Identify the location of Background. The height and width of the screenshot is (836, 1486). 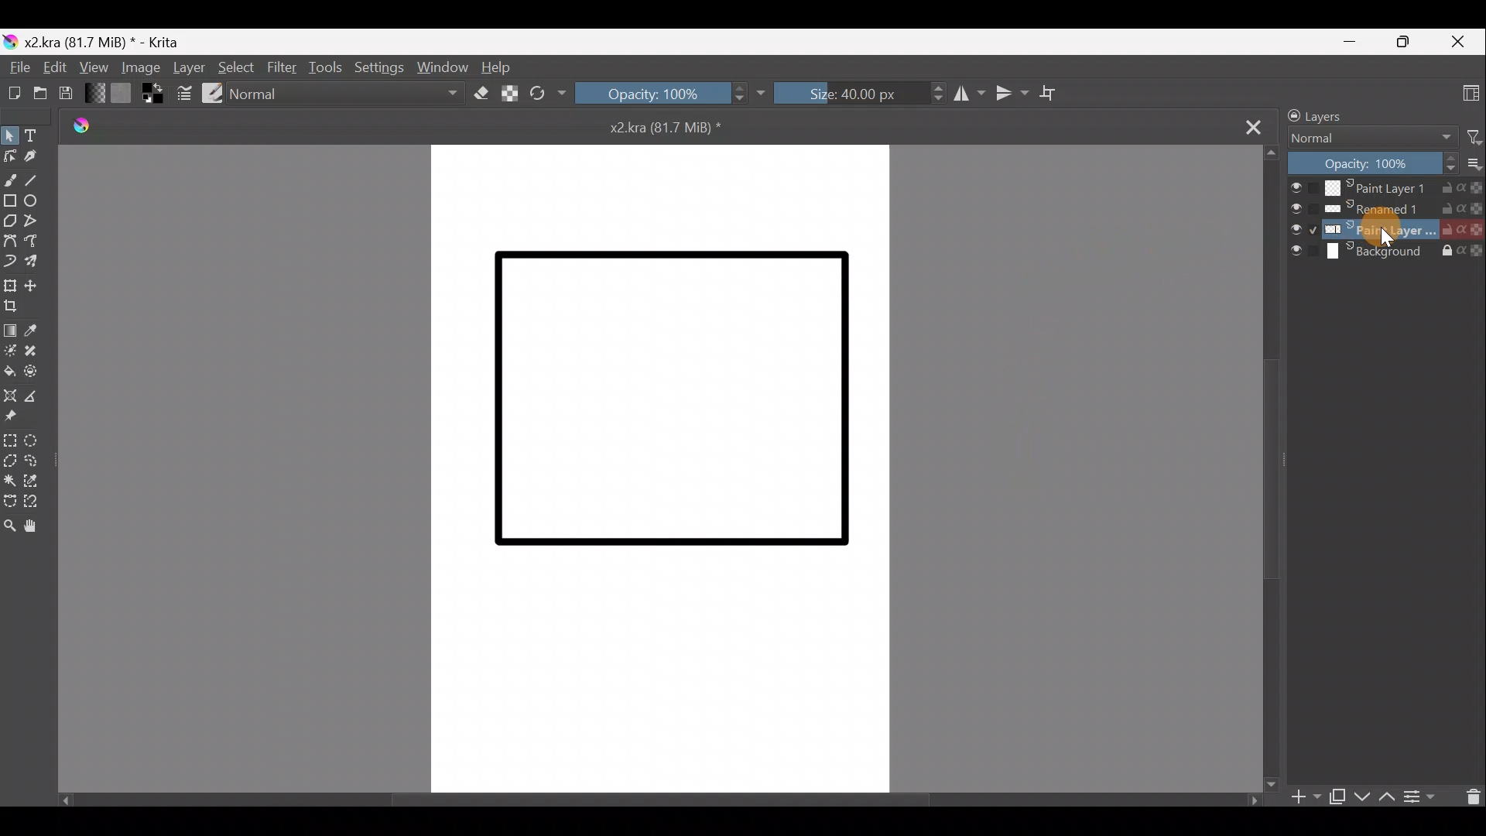
(1385, 255).